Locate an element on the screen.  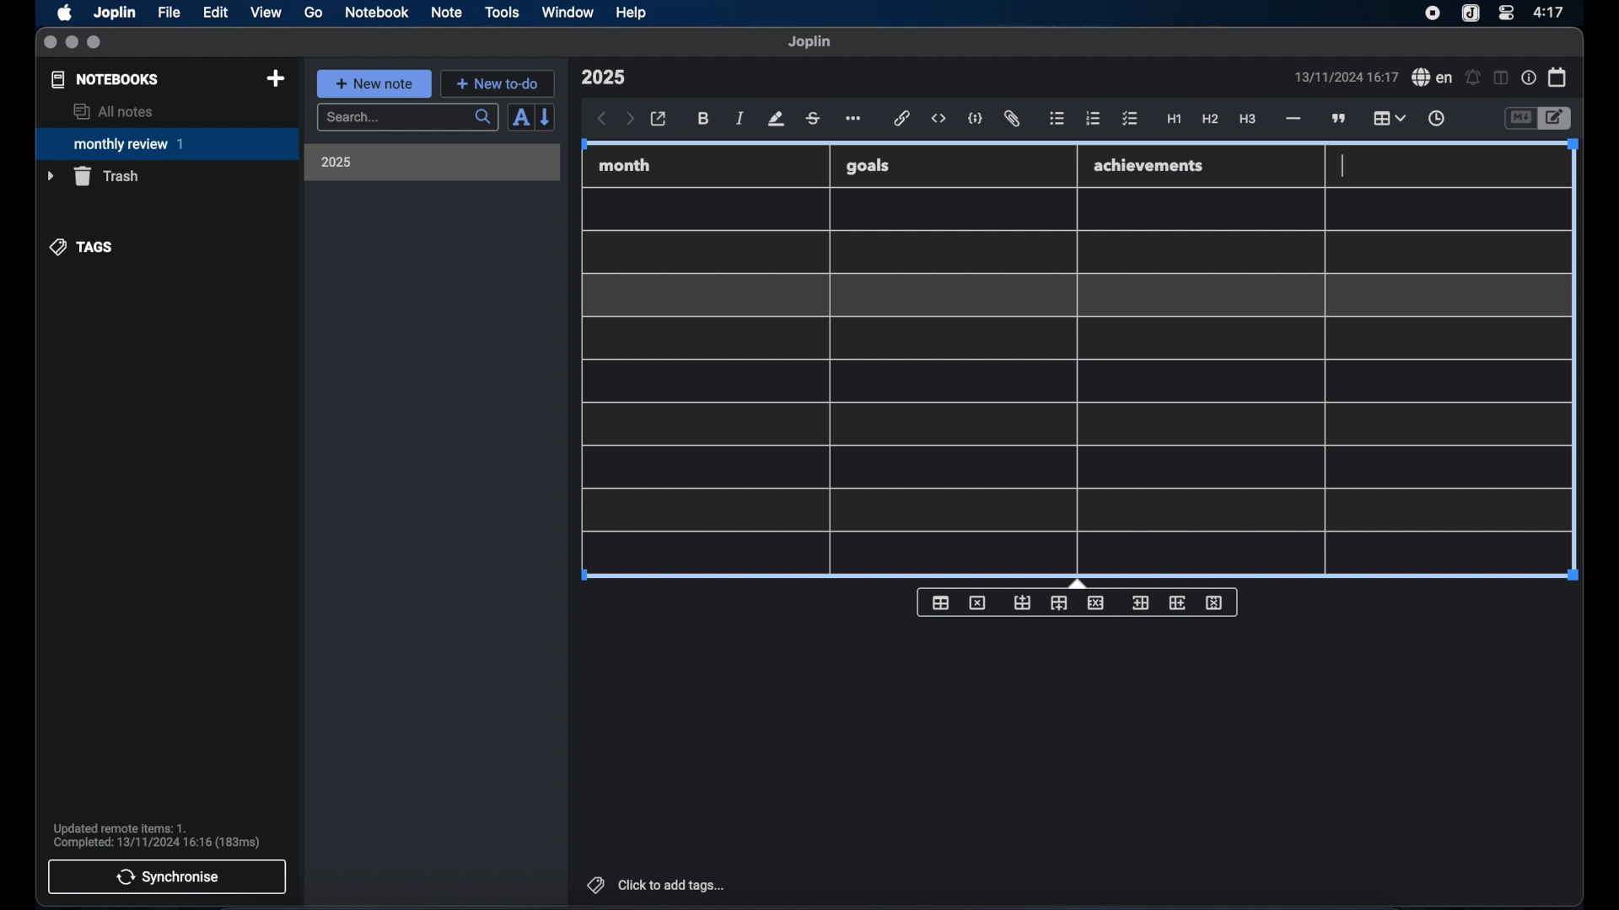
control center is located at coordinates (1505, 12).